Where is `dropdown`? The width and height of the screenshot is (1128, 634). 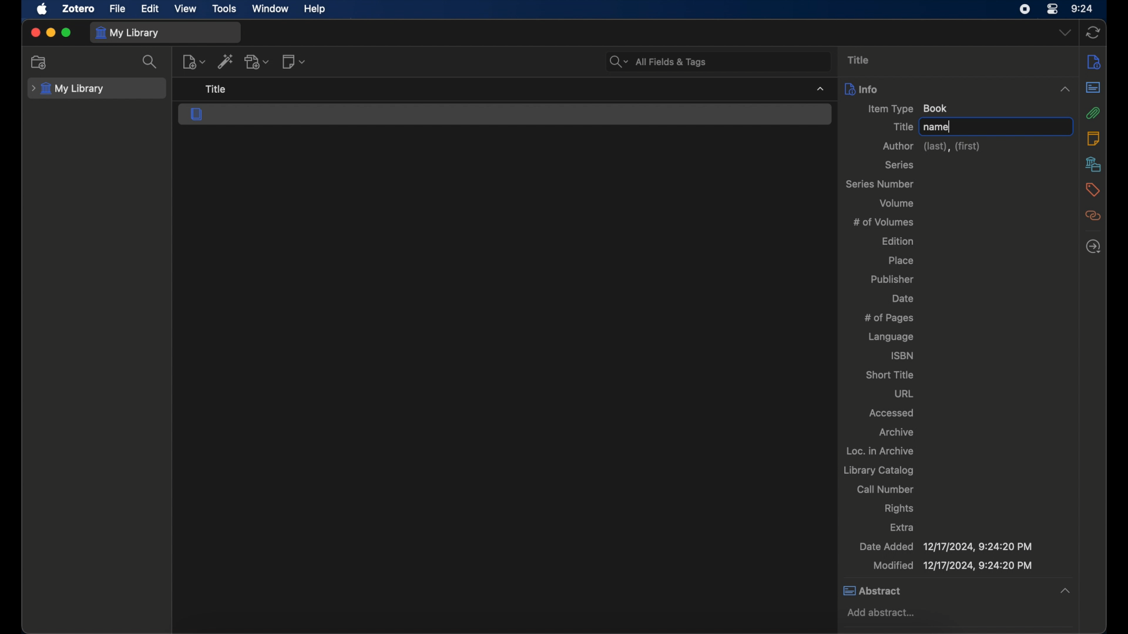 dropdown is located at coordinates (1066, 33).